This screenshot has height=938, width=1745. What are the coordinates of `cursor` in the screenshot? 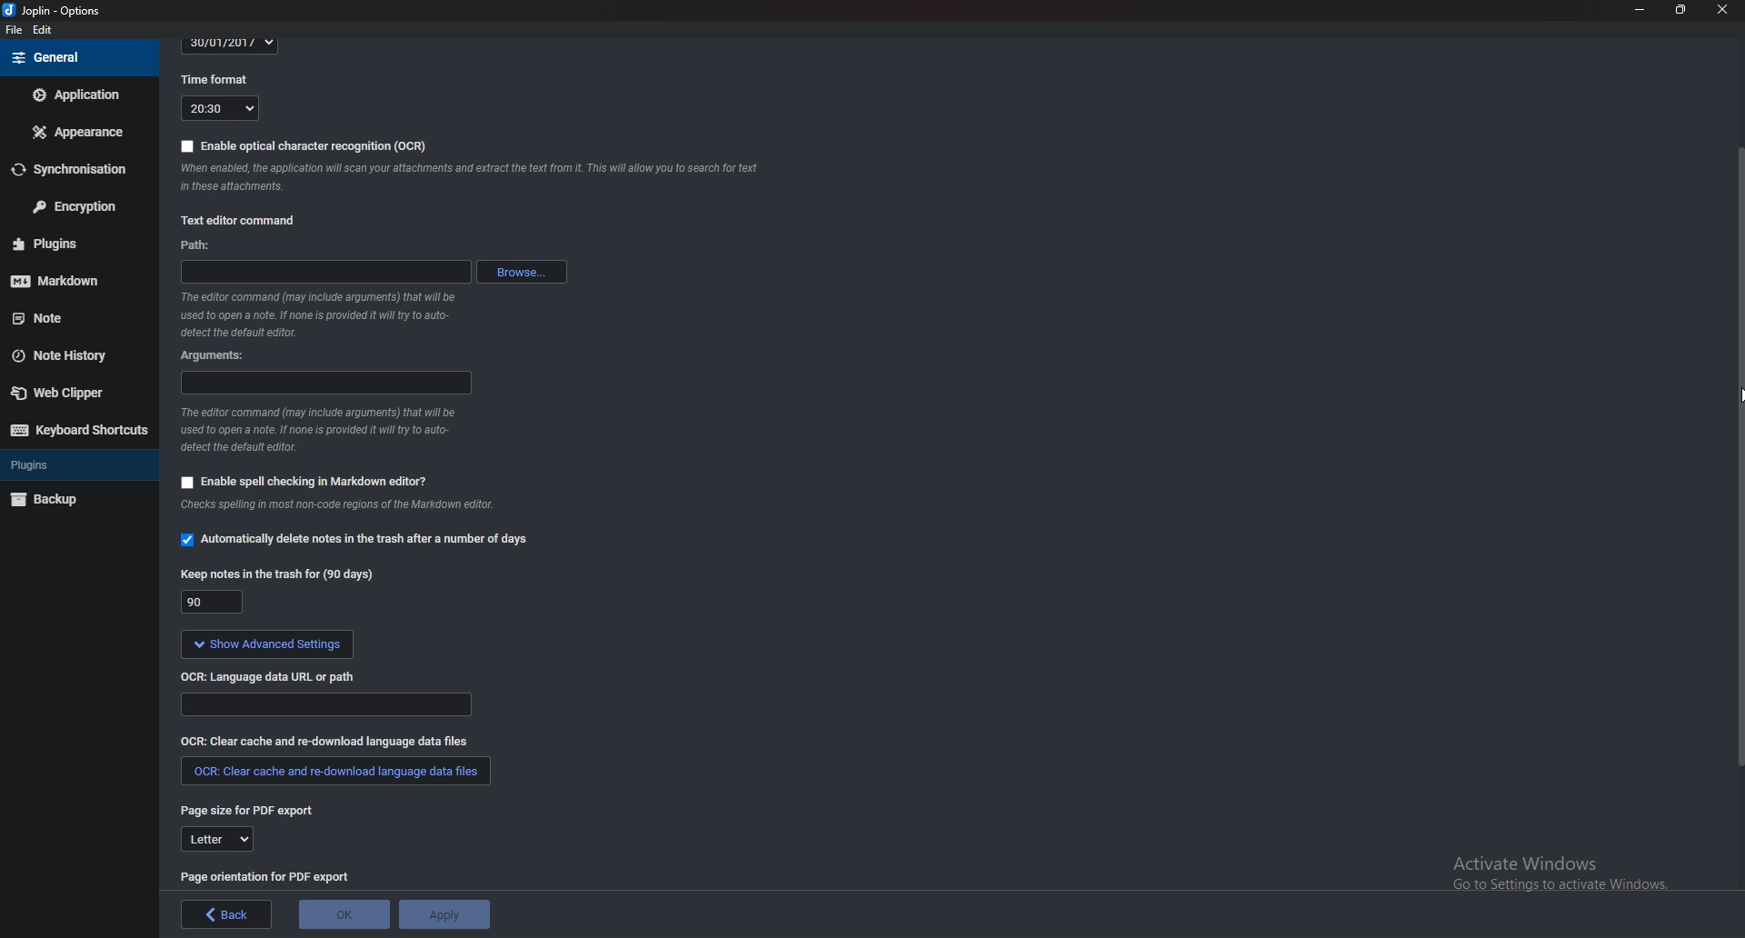 It's located at (1740, 395).